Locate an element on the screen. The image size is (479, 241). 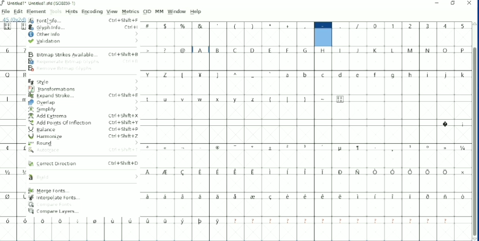
Transformations is located at coordinates (84, 89).